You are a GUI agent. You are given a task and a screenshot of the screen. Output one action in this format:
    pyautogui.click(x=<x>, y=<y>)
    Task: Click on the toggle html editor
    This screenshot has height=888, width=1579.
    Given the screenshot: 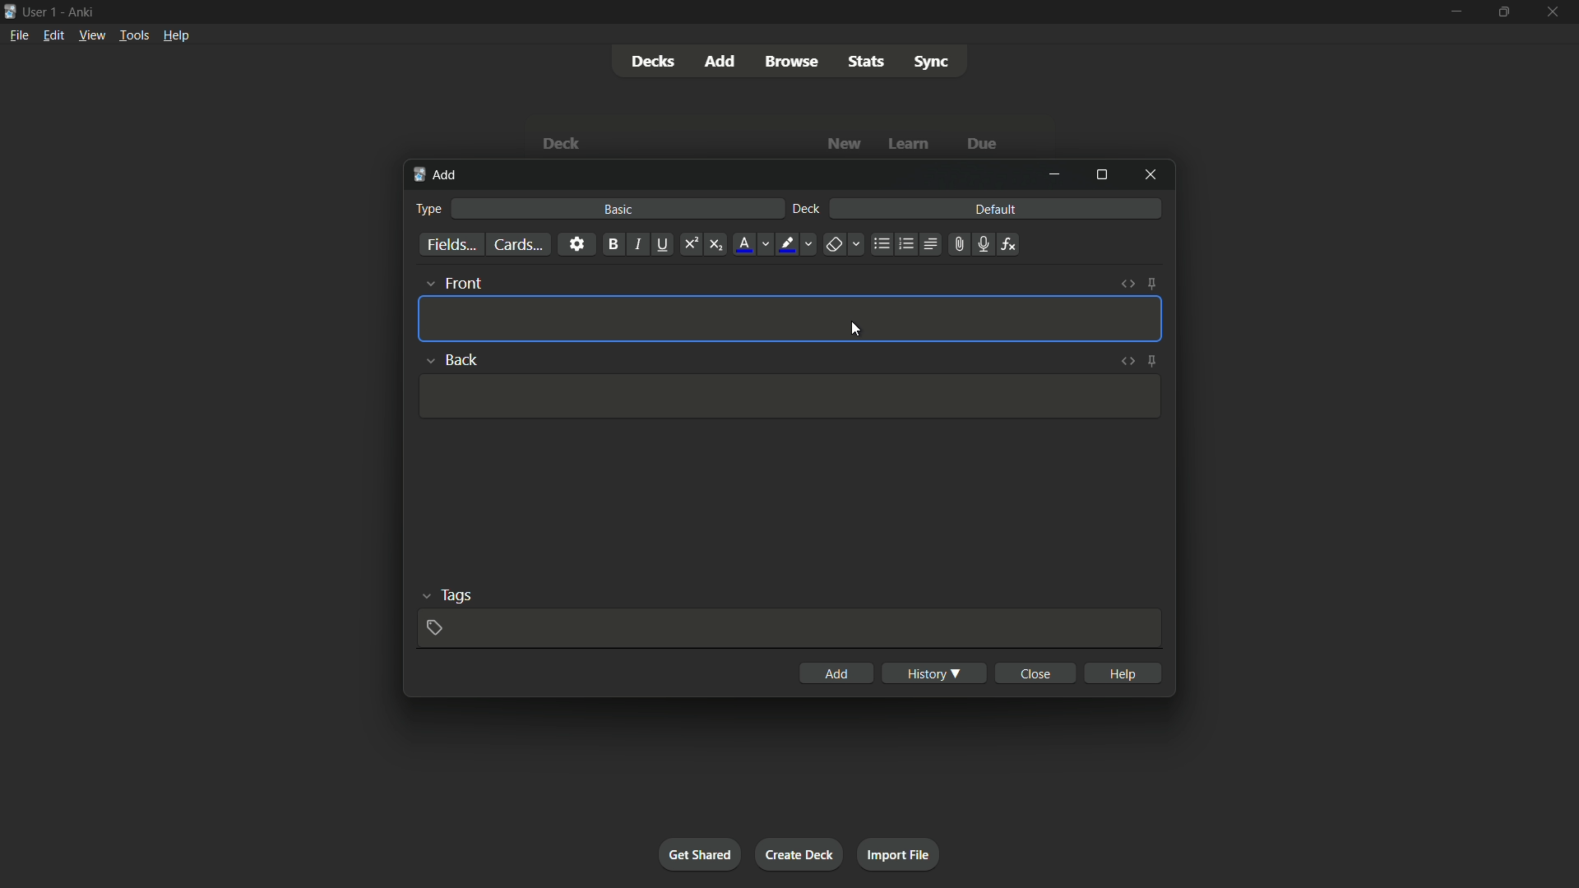 What is the action you would take?
    pyautogui.click(x=1128, y=284)
    